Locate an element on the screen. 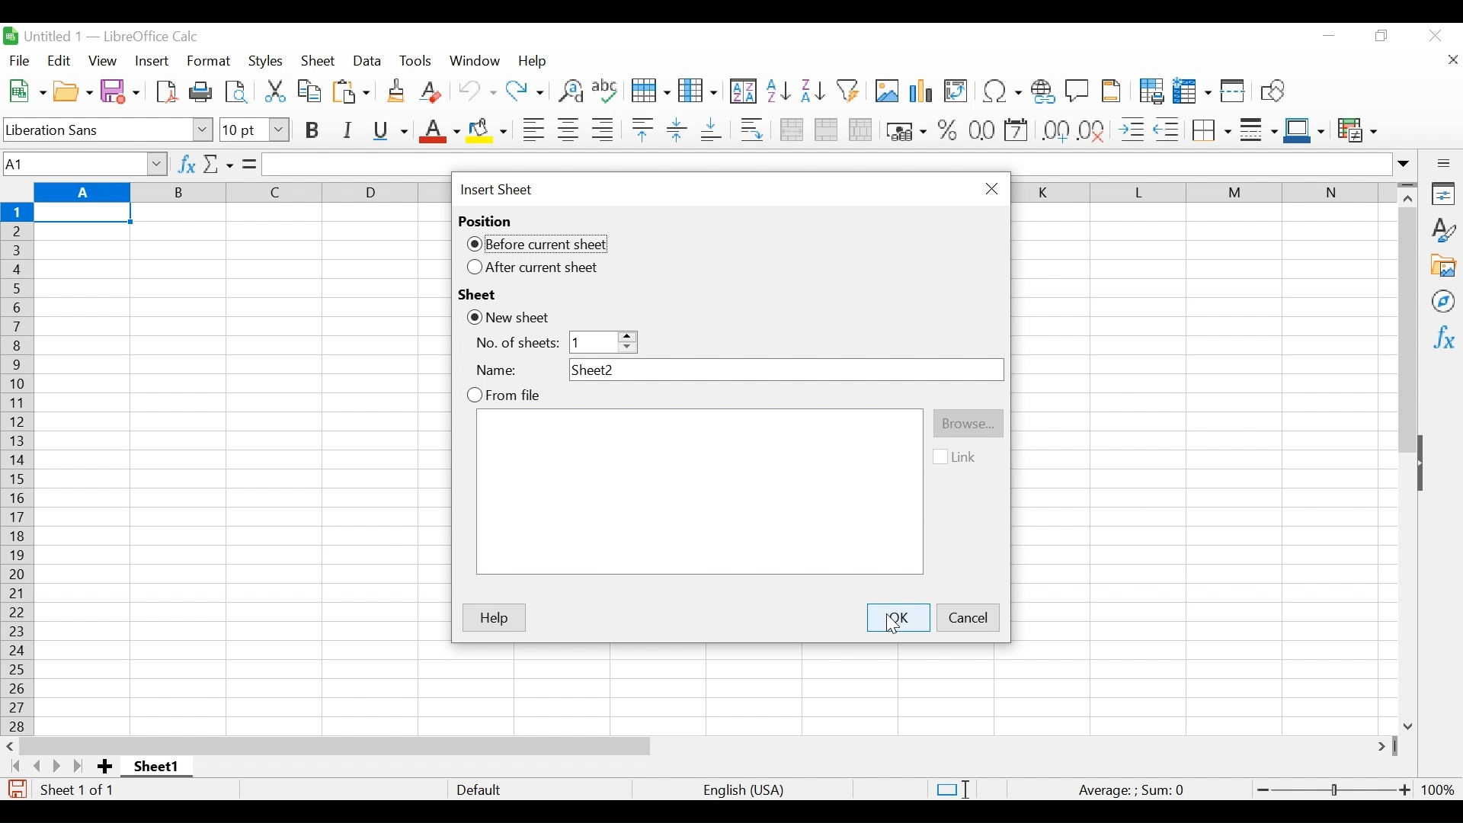 This screenshot has width=1463, height=823. Name Field is located at coordinates (785, 370).